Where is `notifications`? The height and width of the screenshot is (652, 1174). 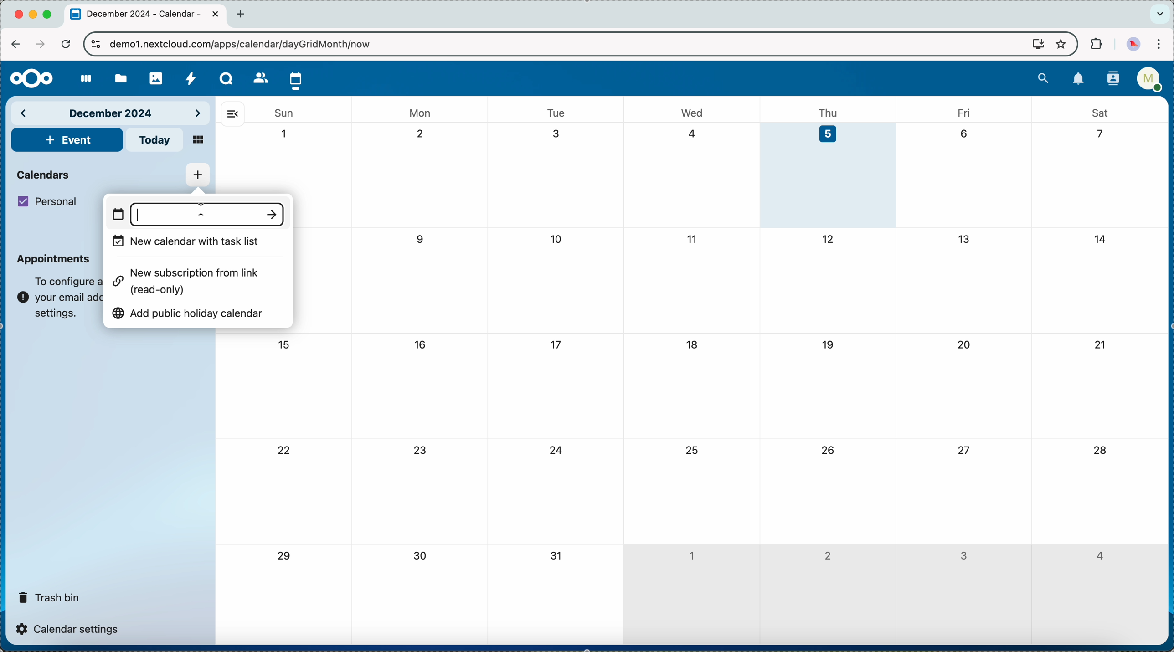 notifications is located at coordinates (1079, 79).